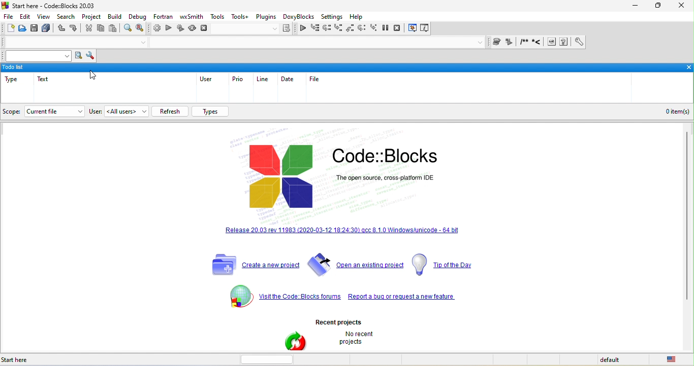 Image resolution: width=694 pixels, height=366 pixels. I want to click on floating panel docked, so click(347, 67).